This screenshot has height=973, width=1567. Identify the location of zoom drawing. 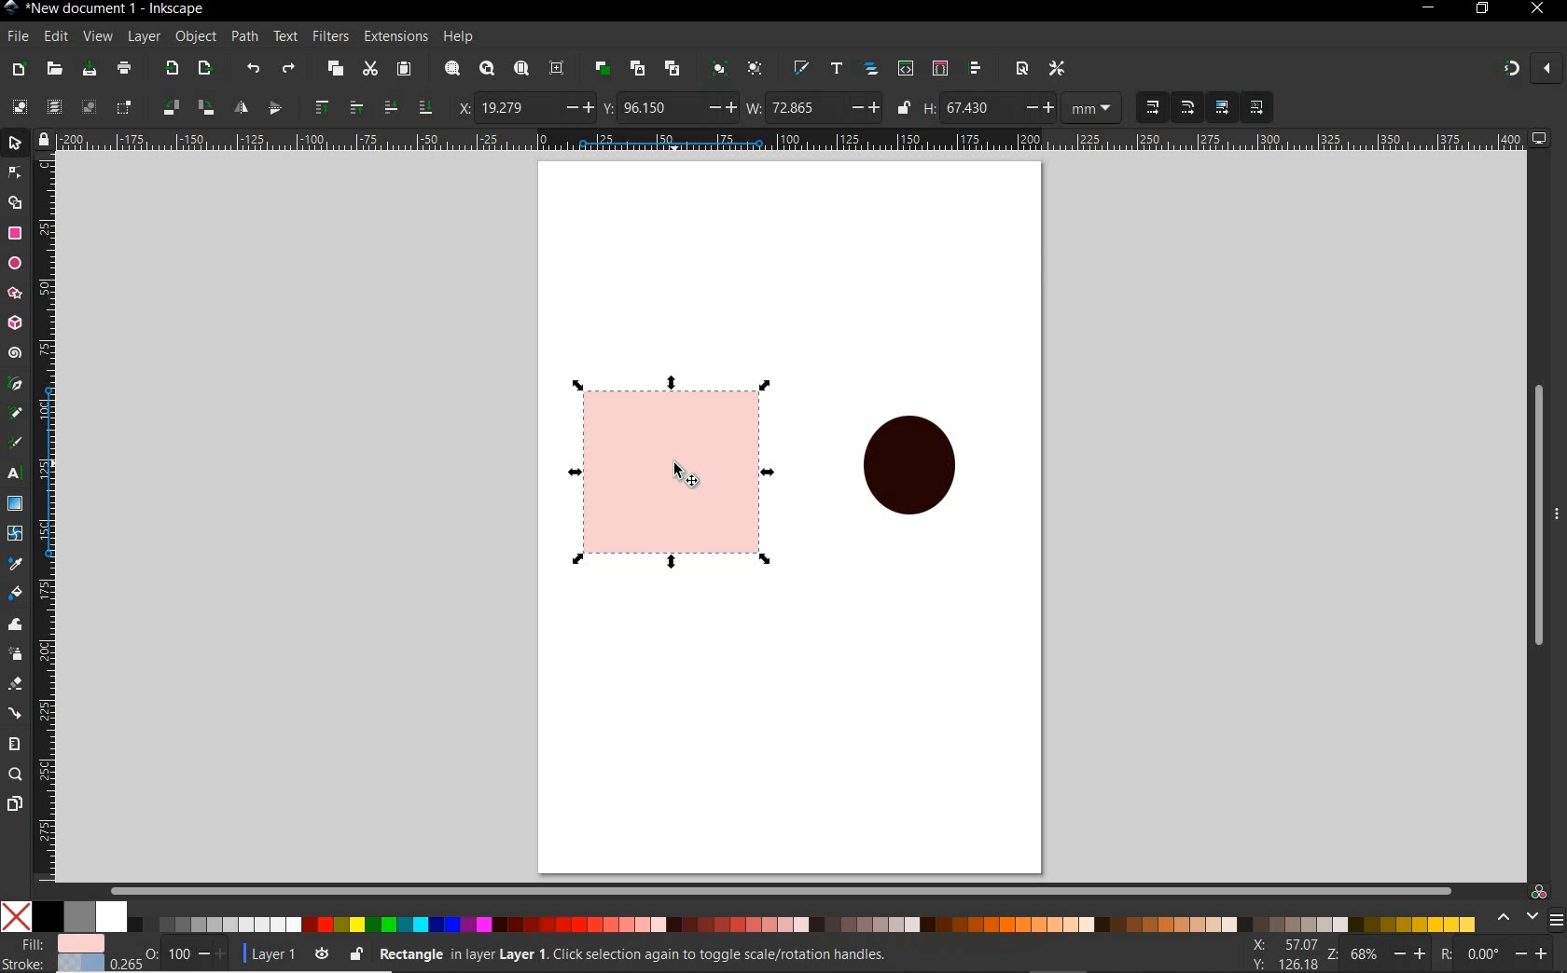
(488, 68).